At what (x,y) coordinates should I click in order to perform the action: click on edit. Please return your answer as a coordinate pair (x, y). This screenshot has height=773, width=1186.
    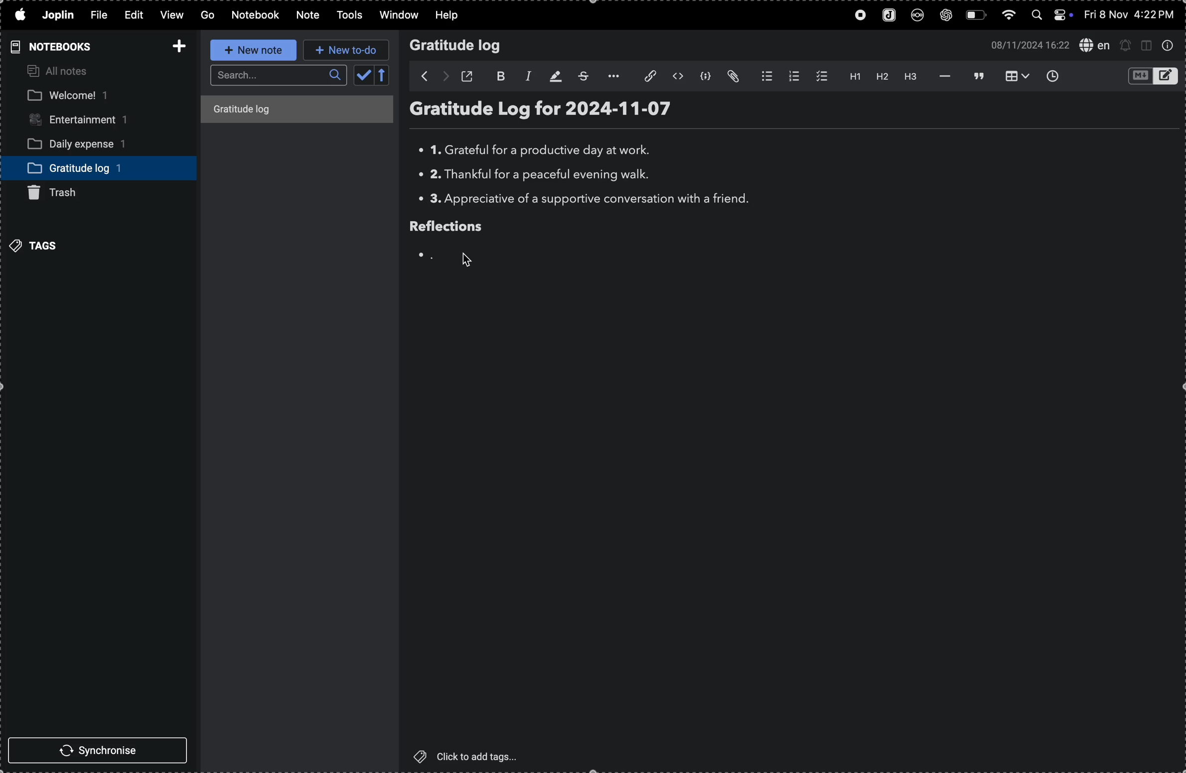
    Looking at the image, I should click on (136, 15).